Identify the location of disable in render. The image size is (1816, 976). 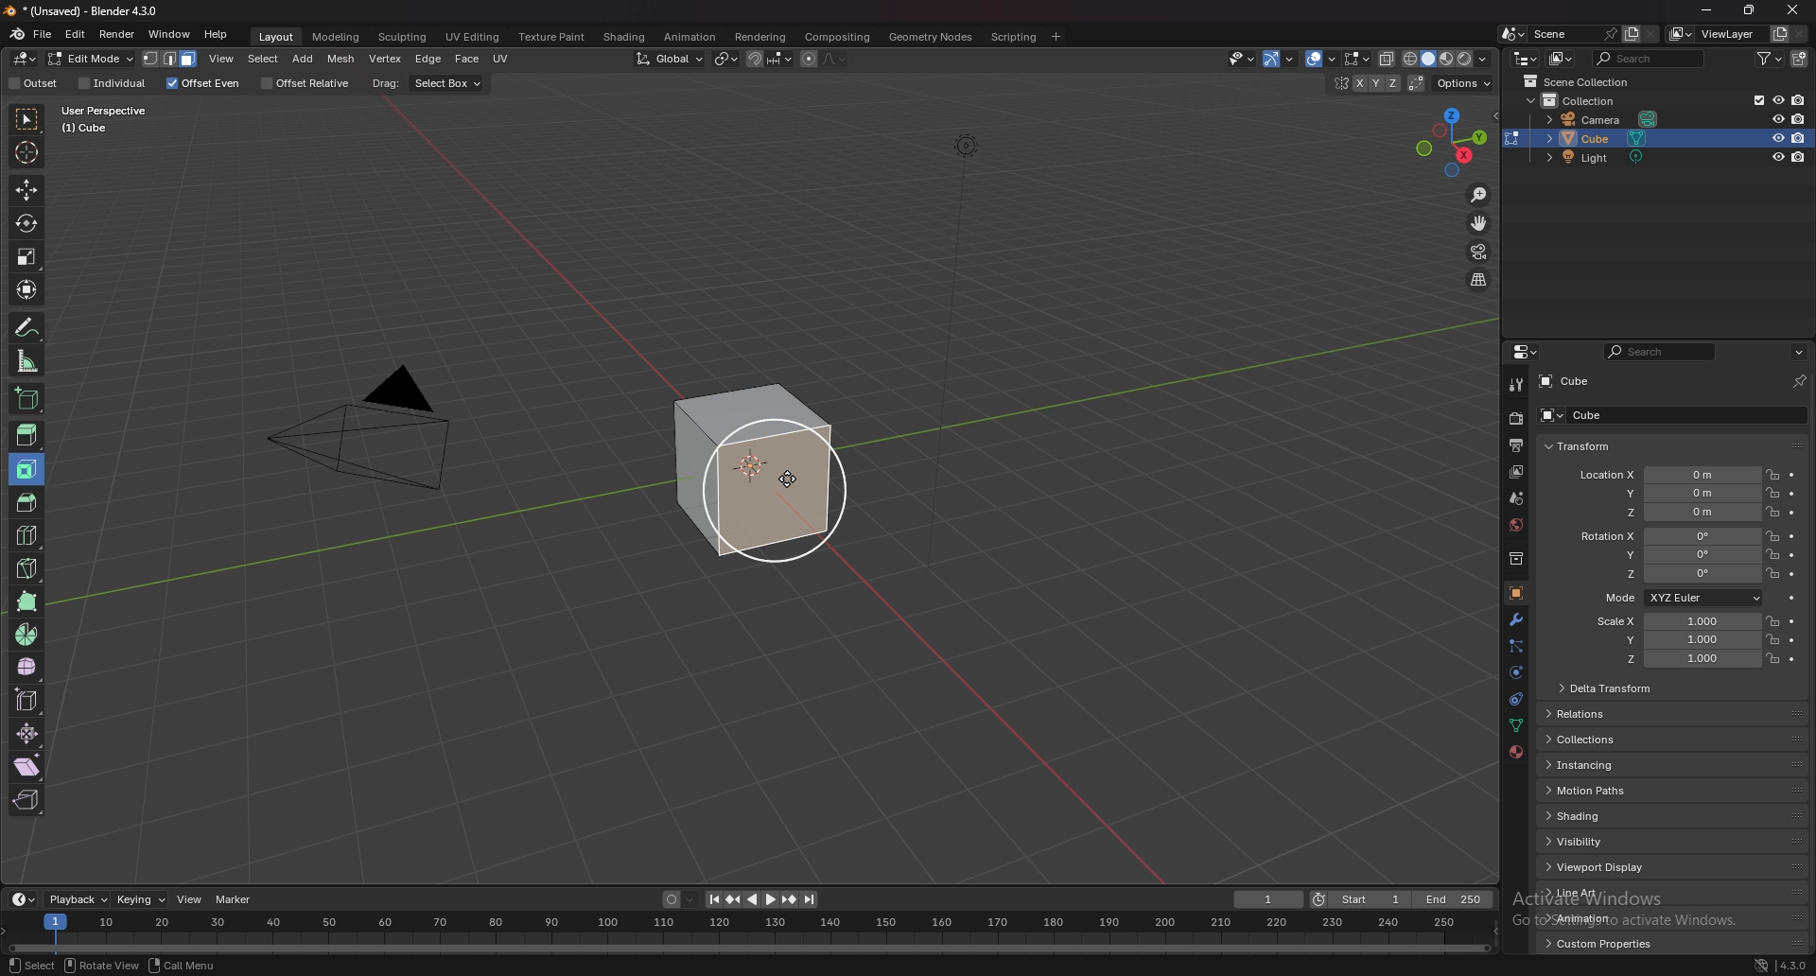
(1800, 158).